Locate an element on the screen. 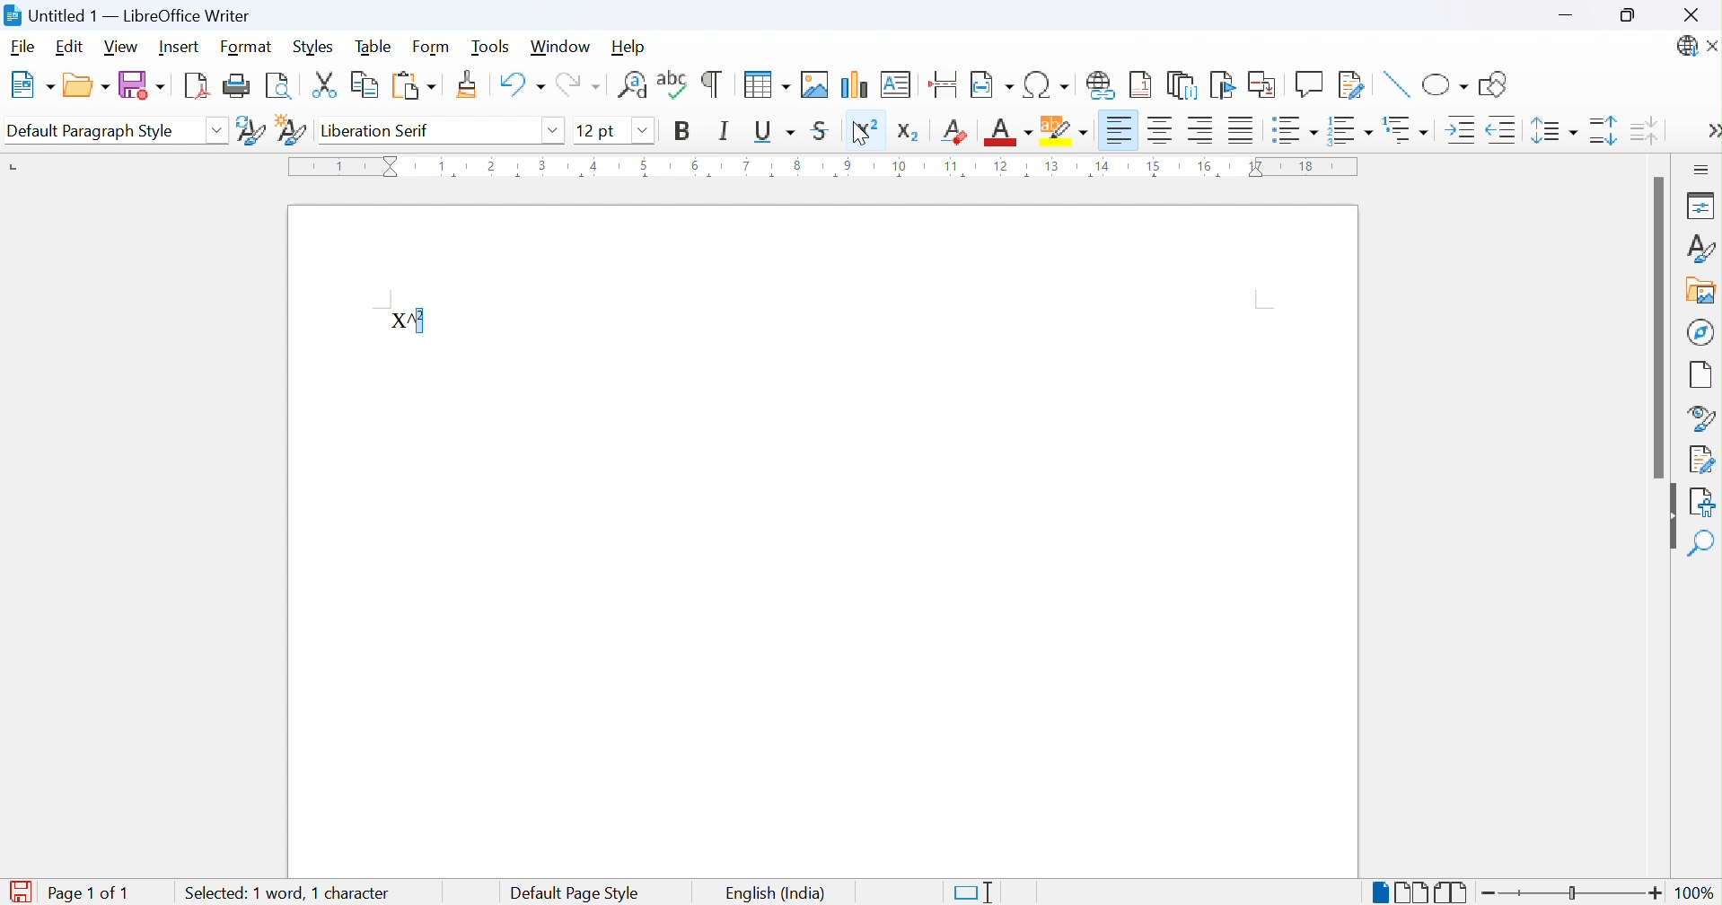  Import as PDF is located at coordinates (199, 84).